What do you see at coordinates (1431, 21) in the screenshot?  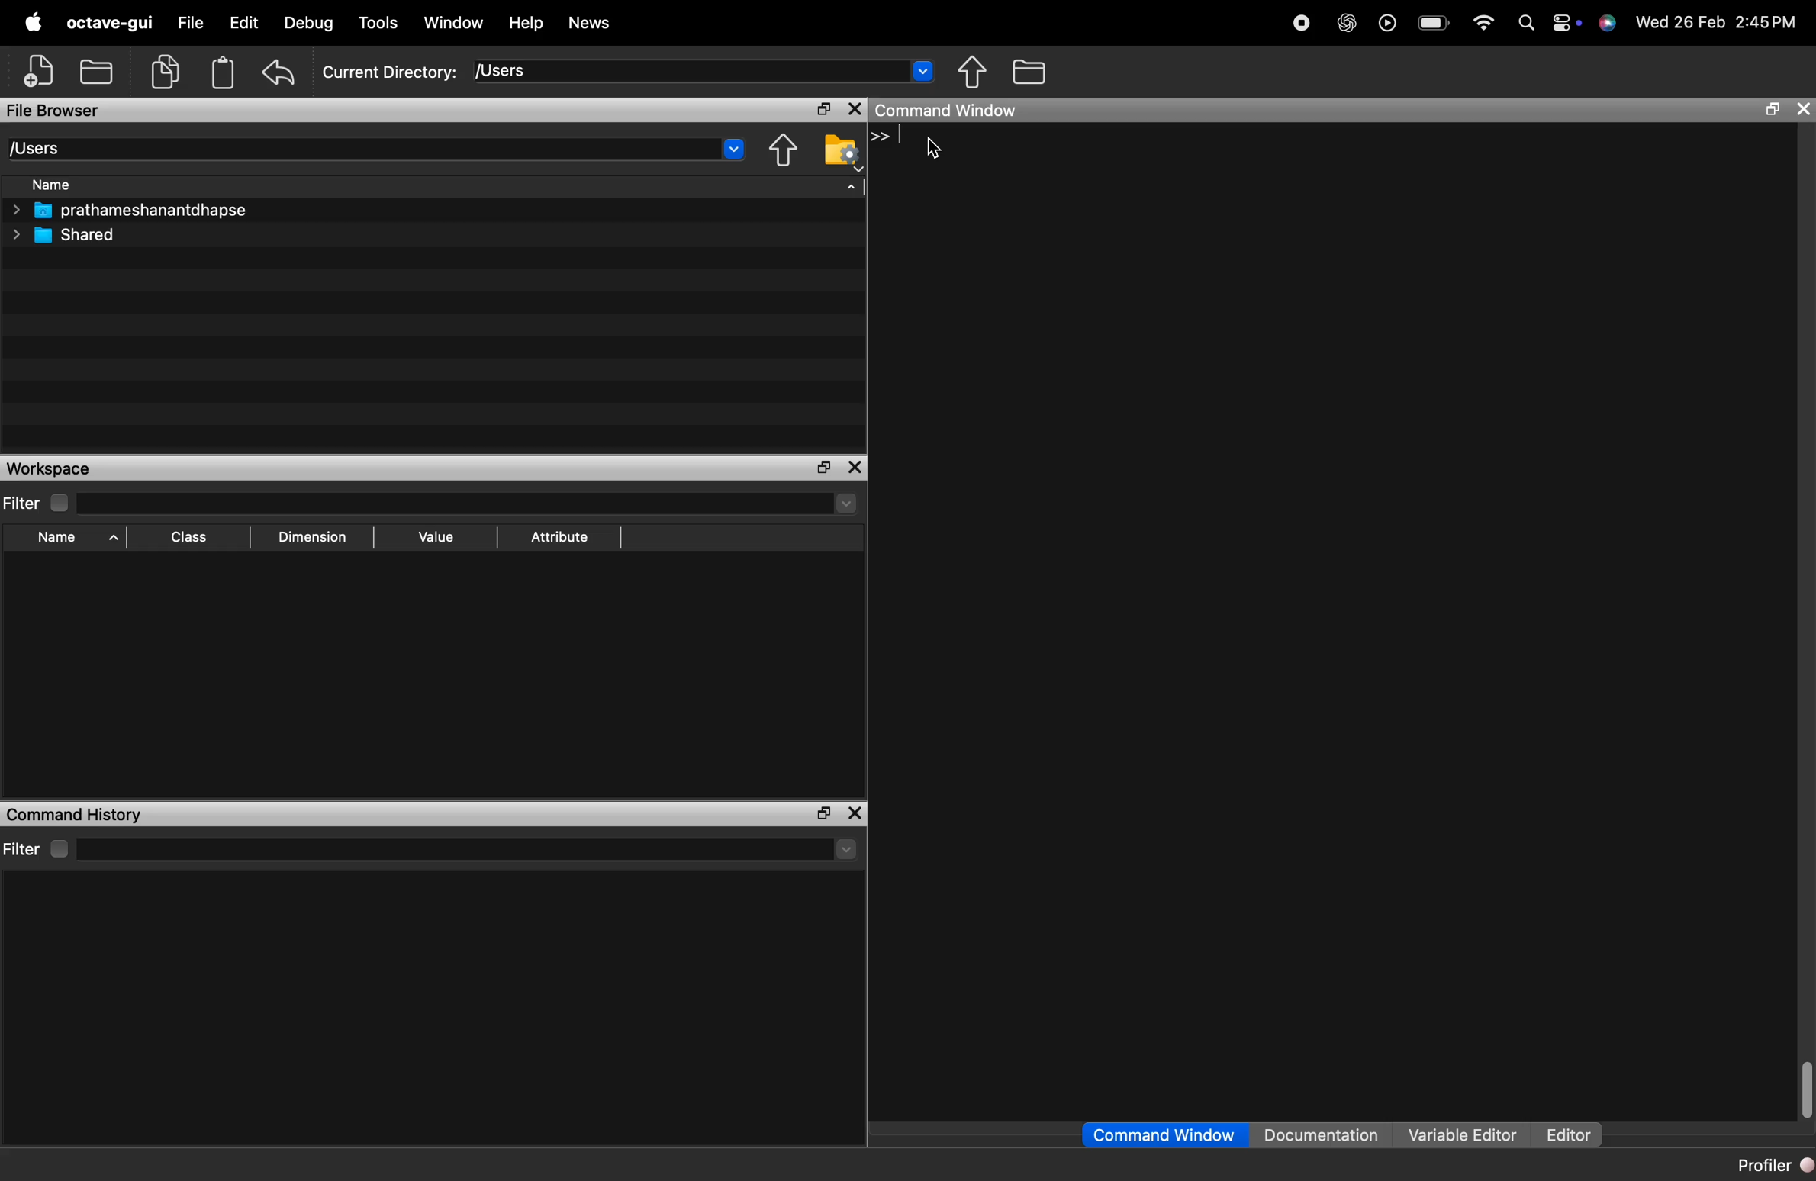 I see `battery` at bounding box center [1431, 21].